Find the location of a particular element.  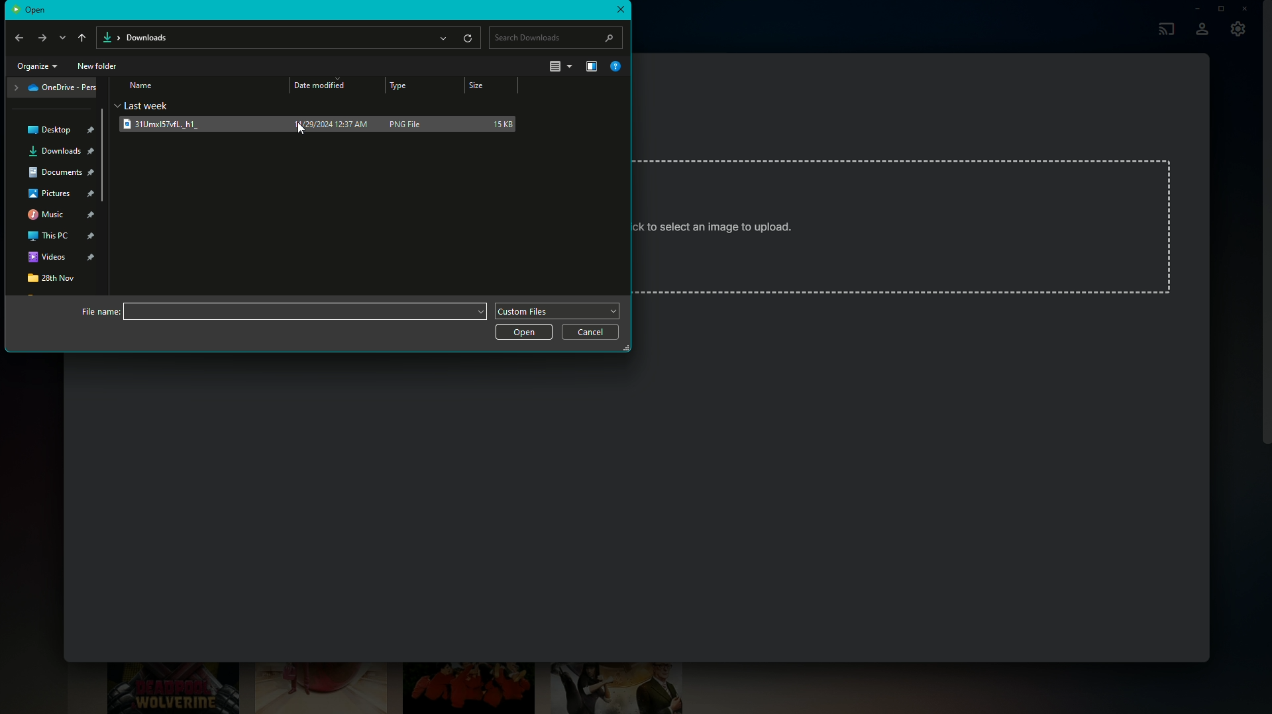

Settings is located at coordinates (1239, 32).